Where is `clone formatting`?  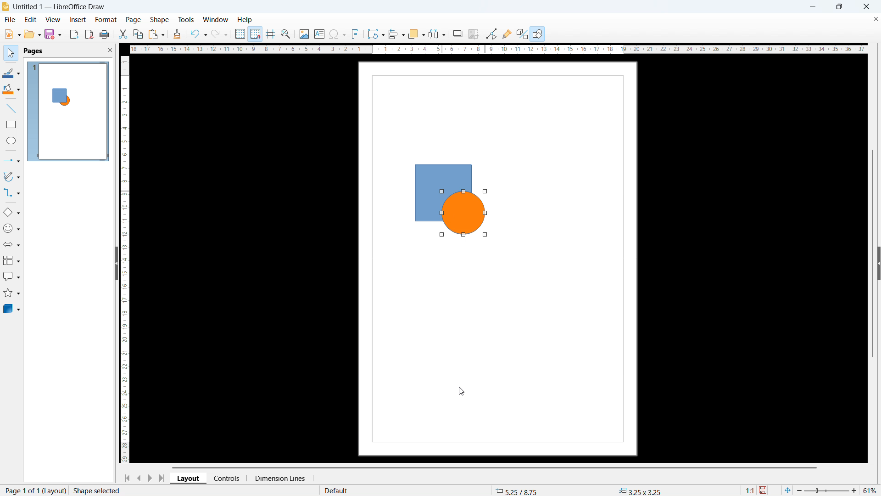
clone formatting is located at coordinates (177, 34).